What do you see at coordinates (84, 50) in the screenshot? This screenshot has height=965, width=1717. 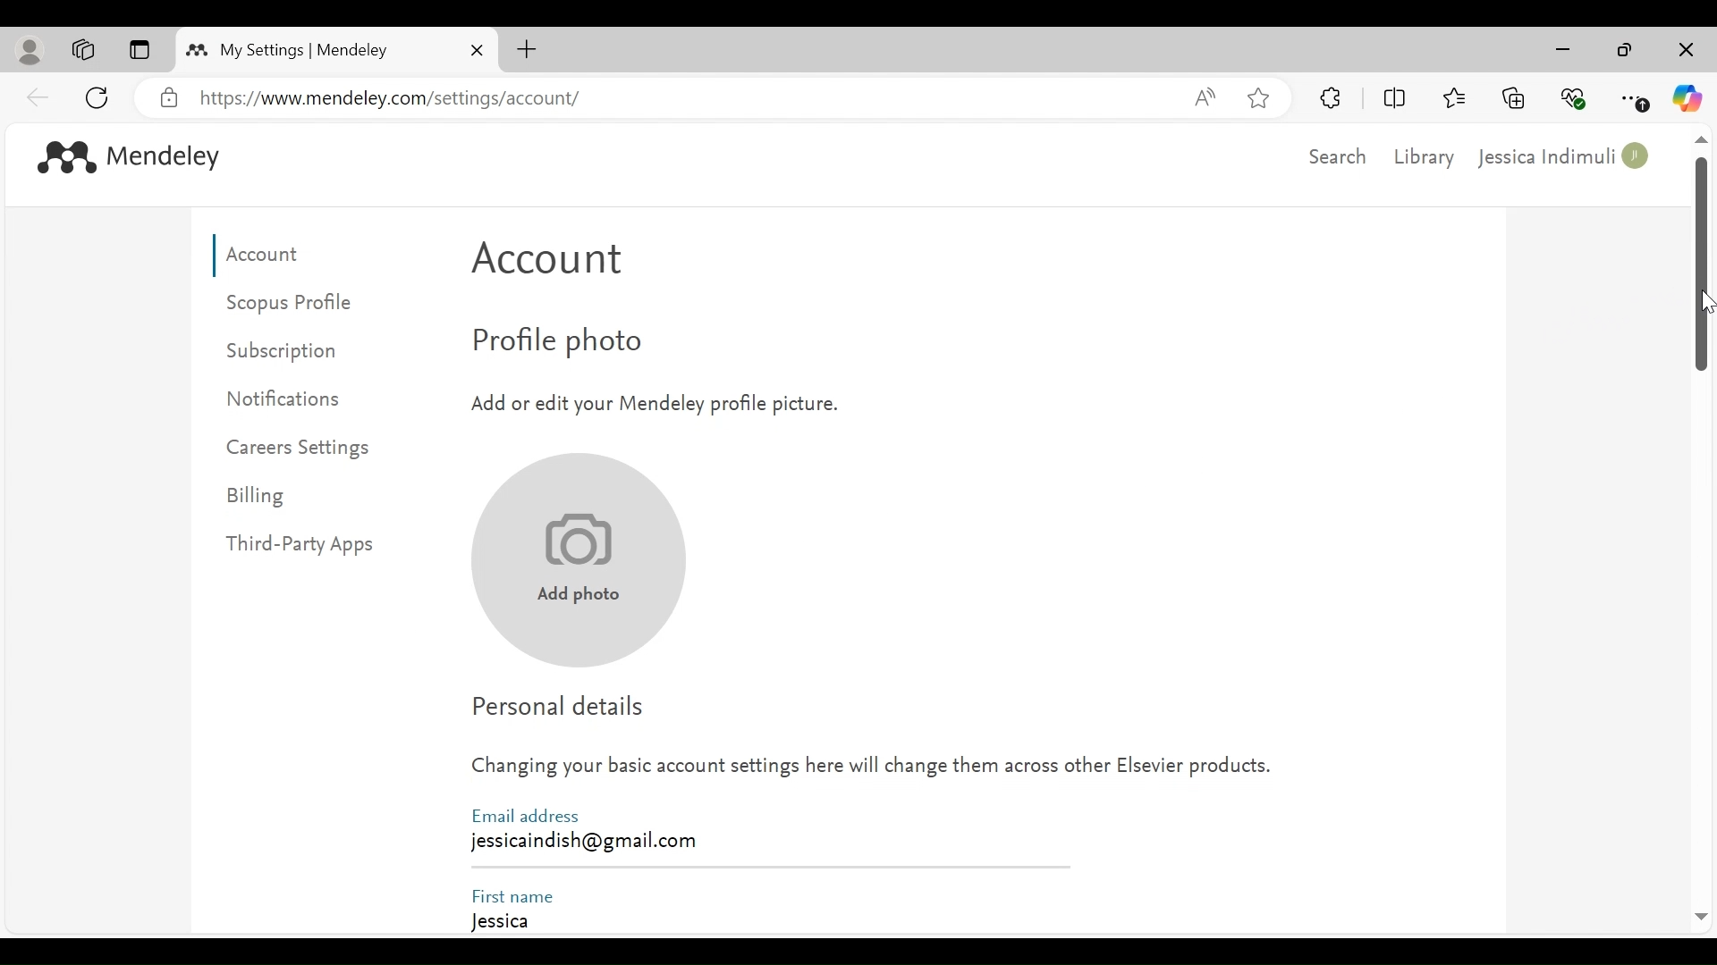 I see `Workspaces` at bounding box center [84, 50].